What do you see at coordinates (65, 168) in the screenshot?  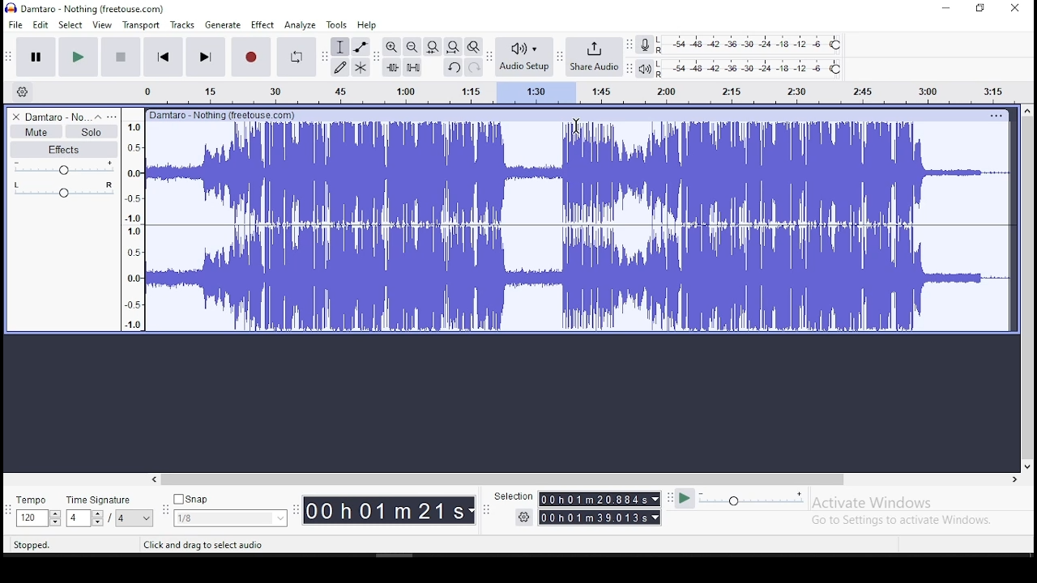 I see `volume` at bounding box center [65, 168].